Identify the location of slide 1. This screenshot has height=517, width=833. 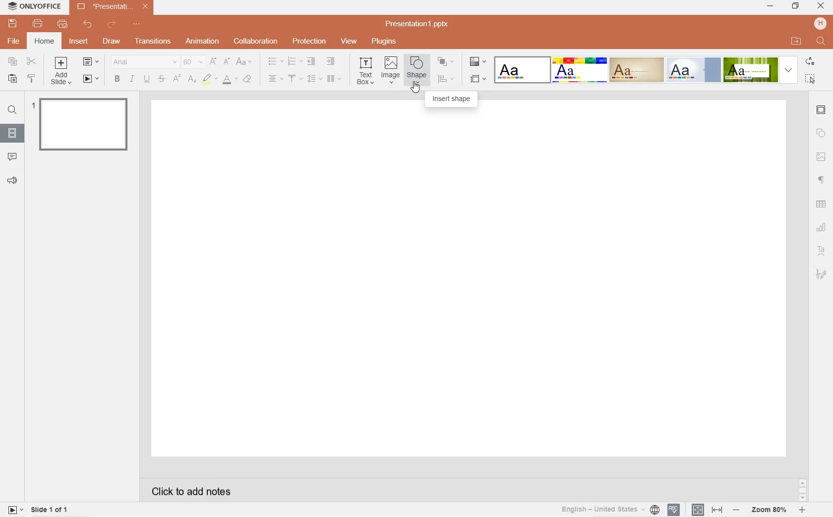
(82, 123).